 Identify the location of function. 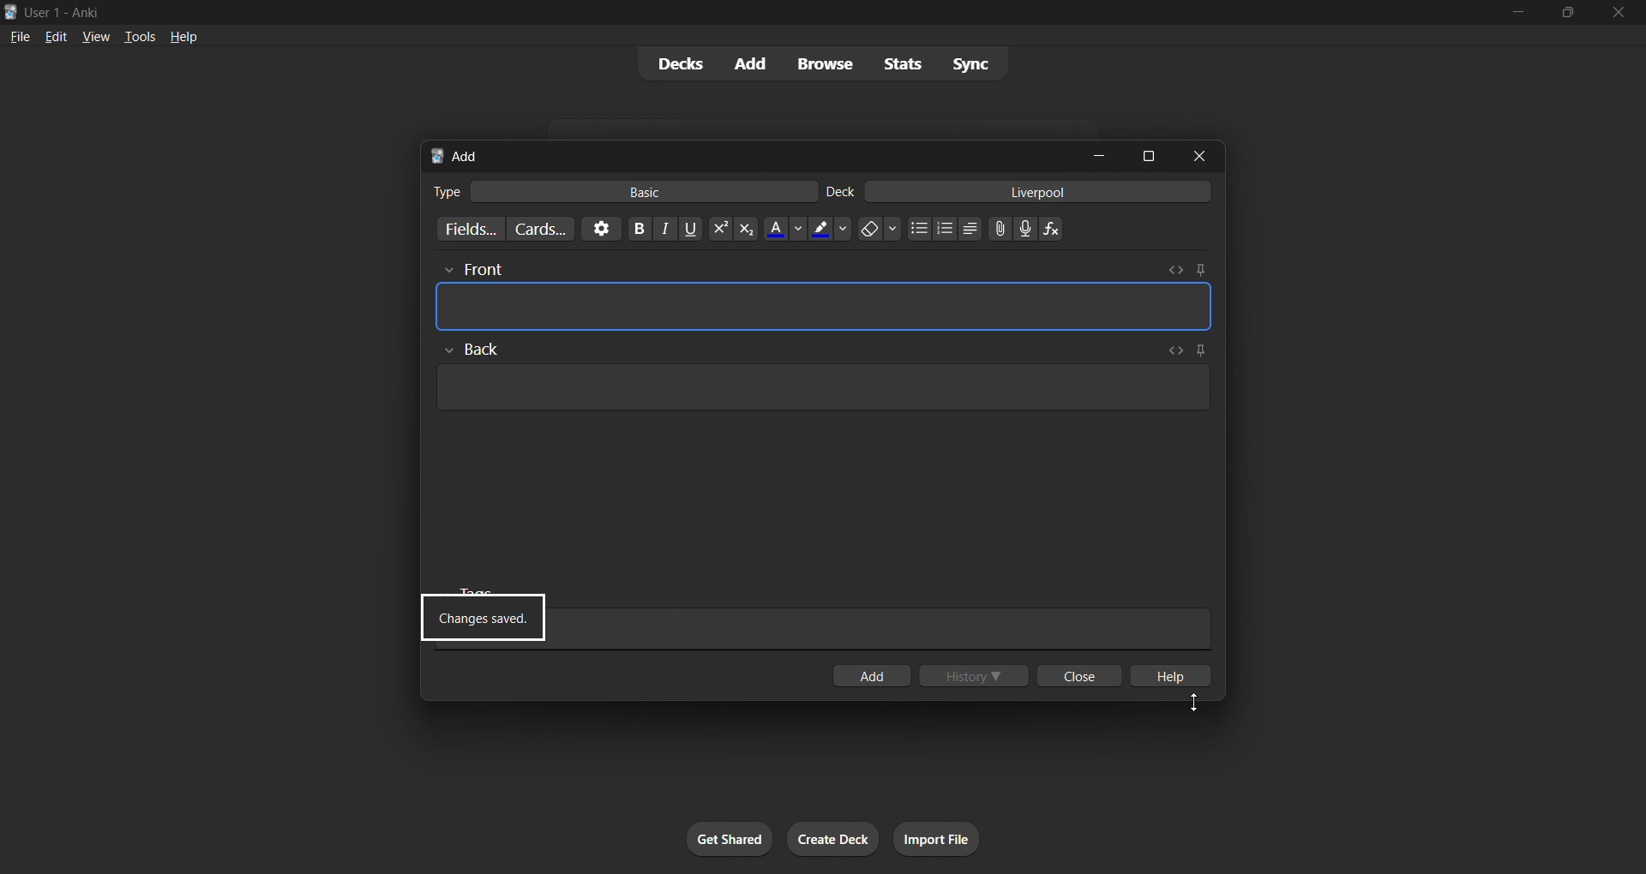
(1056, 230).